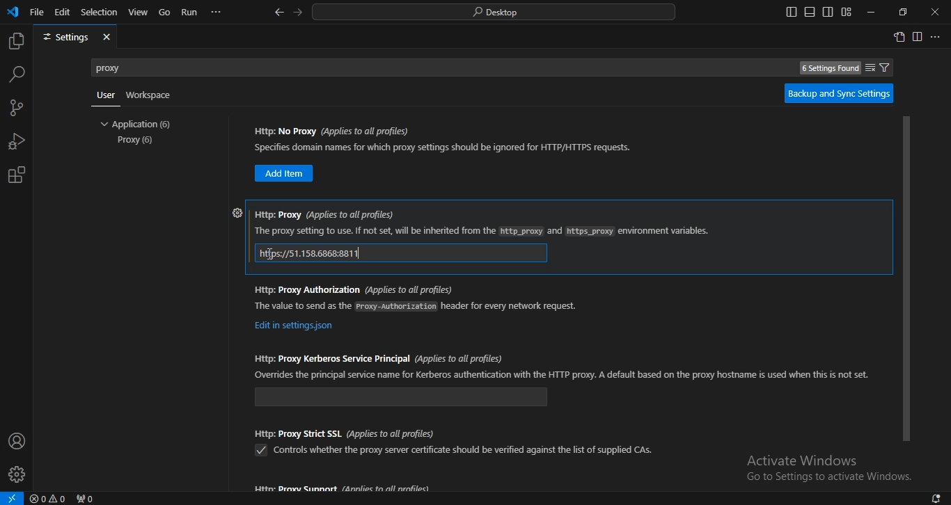 This screenshot has height=505, width=951. I want to click on No ports forwarded, so click(87, 497).